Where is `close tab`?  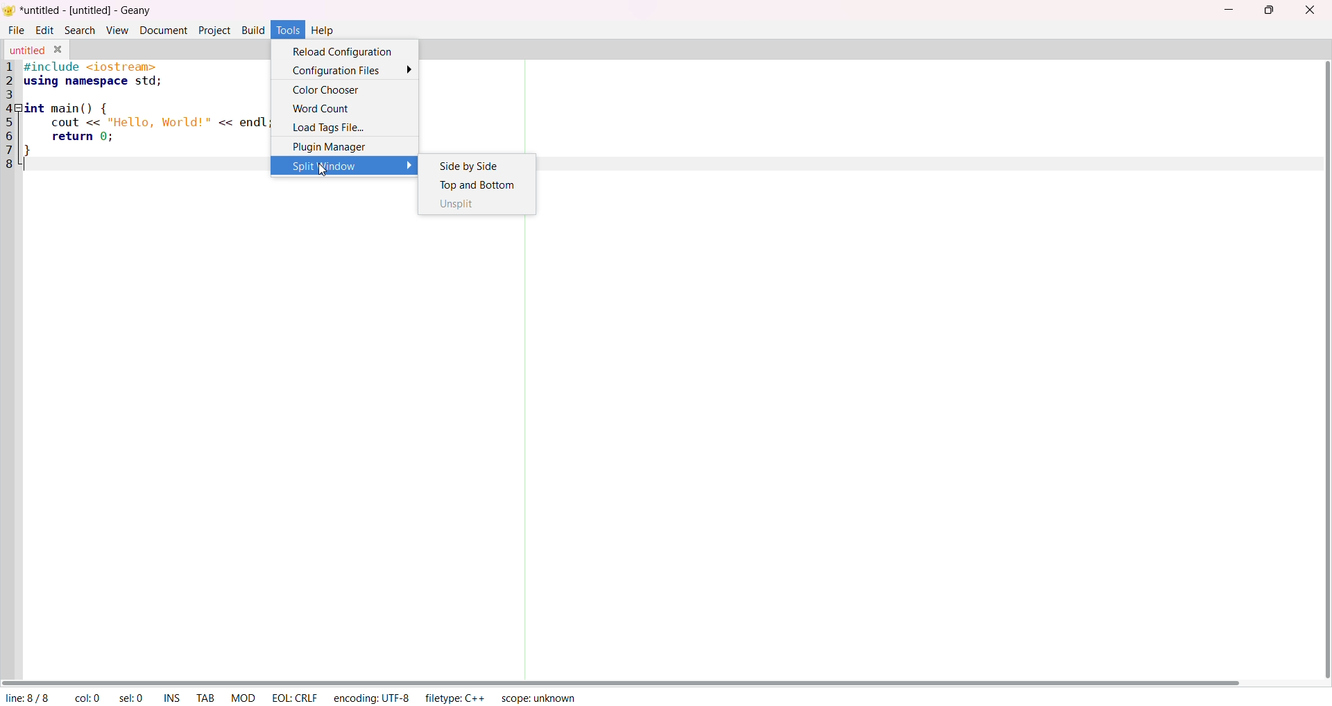
close tab is located at coordinates (59, 50).